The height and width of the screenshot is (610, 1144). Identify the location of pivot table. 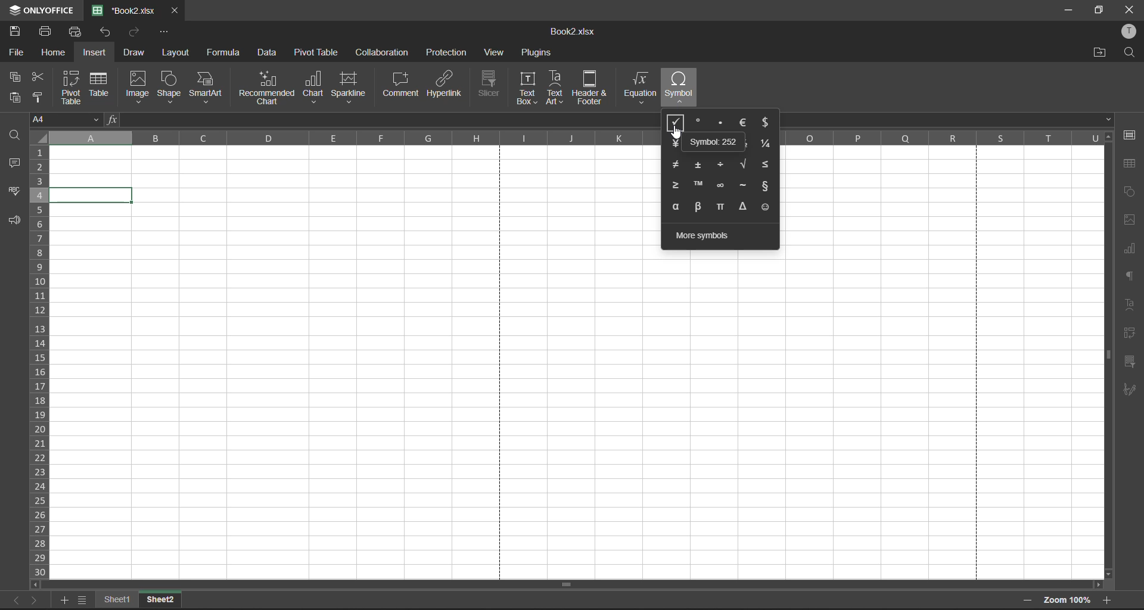
(316, 53).